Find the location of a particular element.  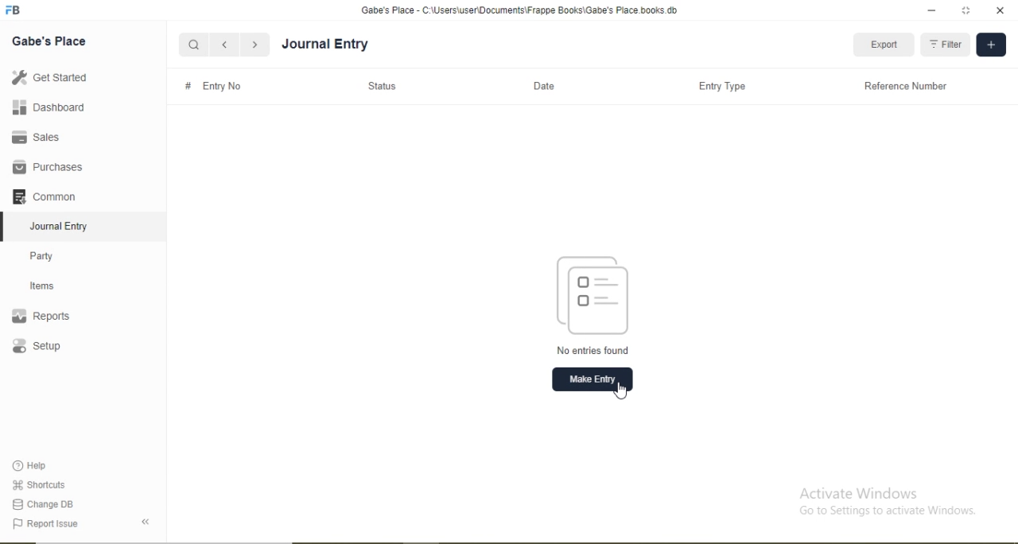

Journal Entry is located at coordinates (64, 224).